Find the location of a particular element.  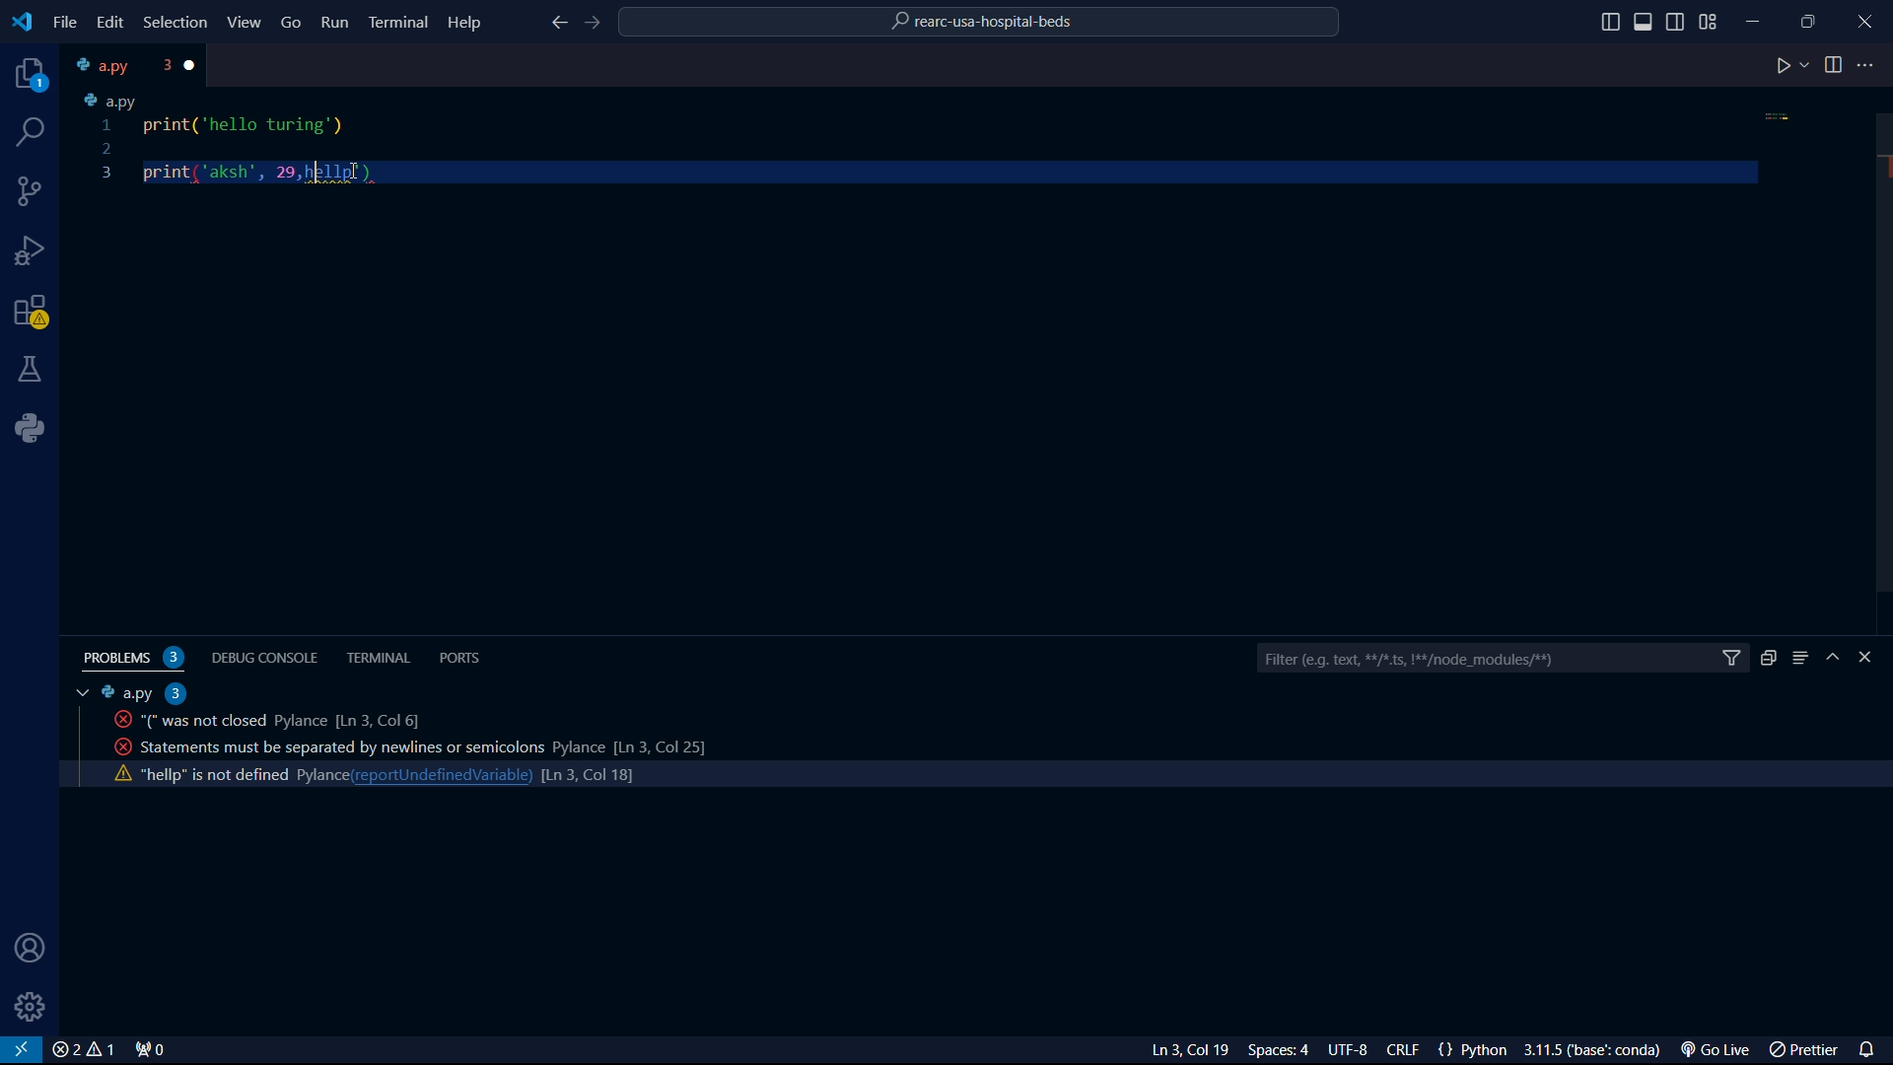

problems 2 is located at coordinates (138, 658).